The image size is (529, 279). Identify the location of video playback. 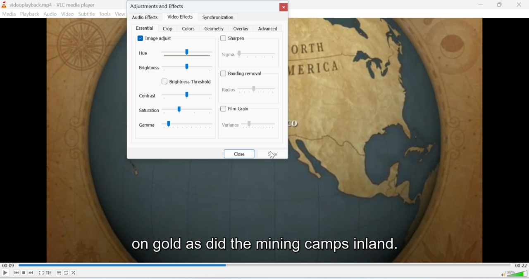
(264, 210).